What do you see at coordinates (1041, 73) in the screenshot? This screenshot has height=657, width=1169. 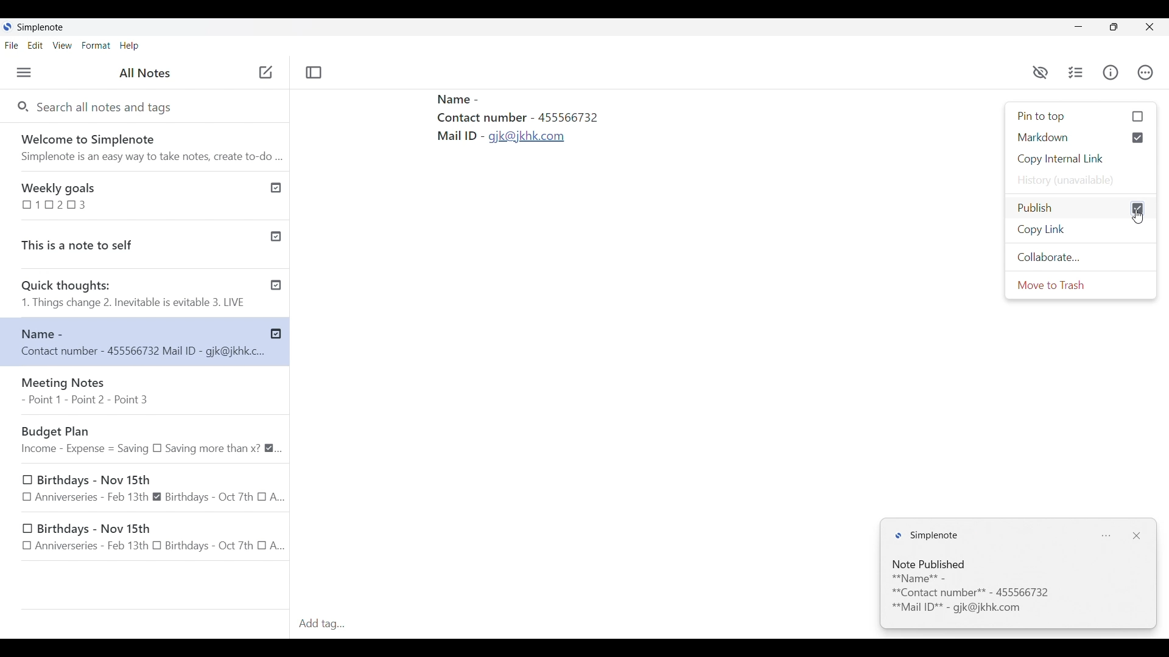 I see `preview` at bounding box center [1041, 73].